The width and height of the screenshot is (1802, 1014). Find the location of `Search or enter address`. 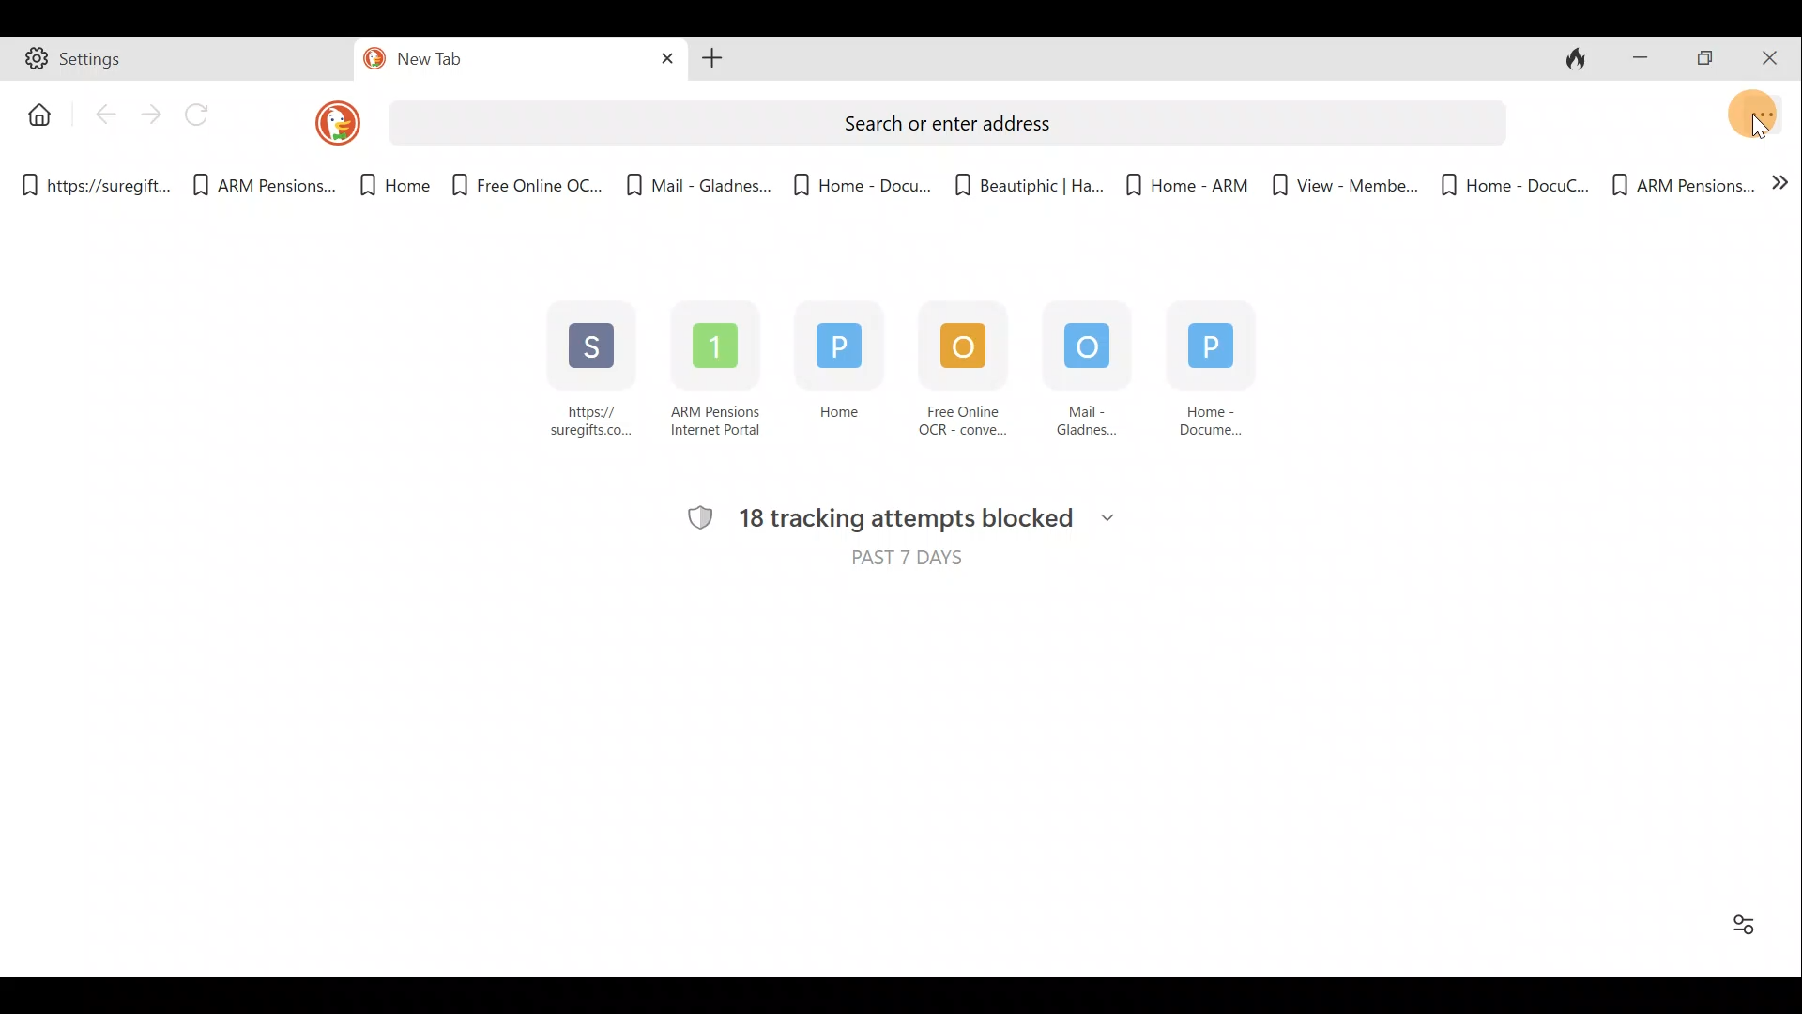

Search or enter address is located at coordinates (944, 120).